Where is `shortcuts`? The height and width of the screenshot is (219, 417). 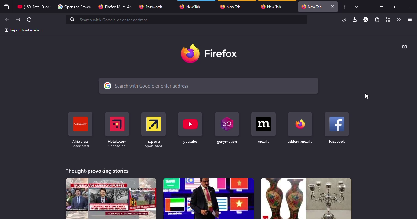 shortcuts is located at coordinates (227, 128).